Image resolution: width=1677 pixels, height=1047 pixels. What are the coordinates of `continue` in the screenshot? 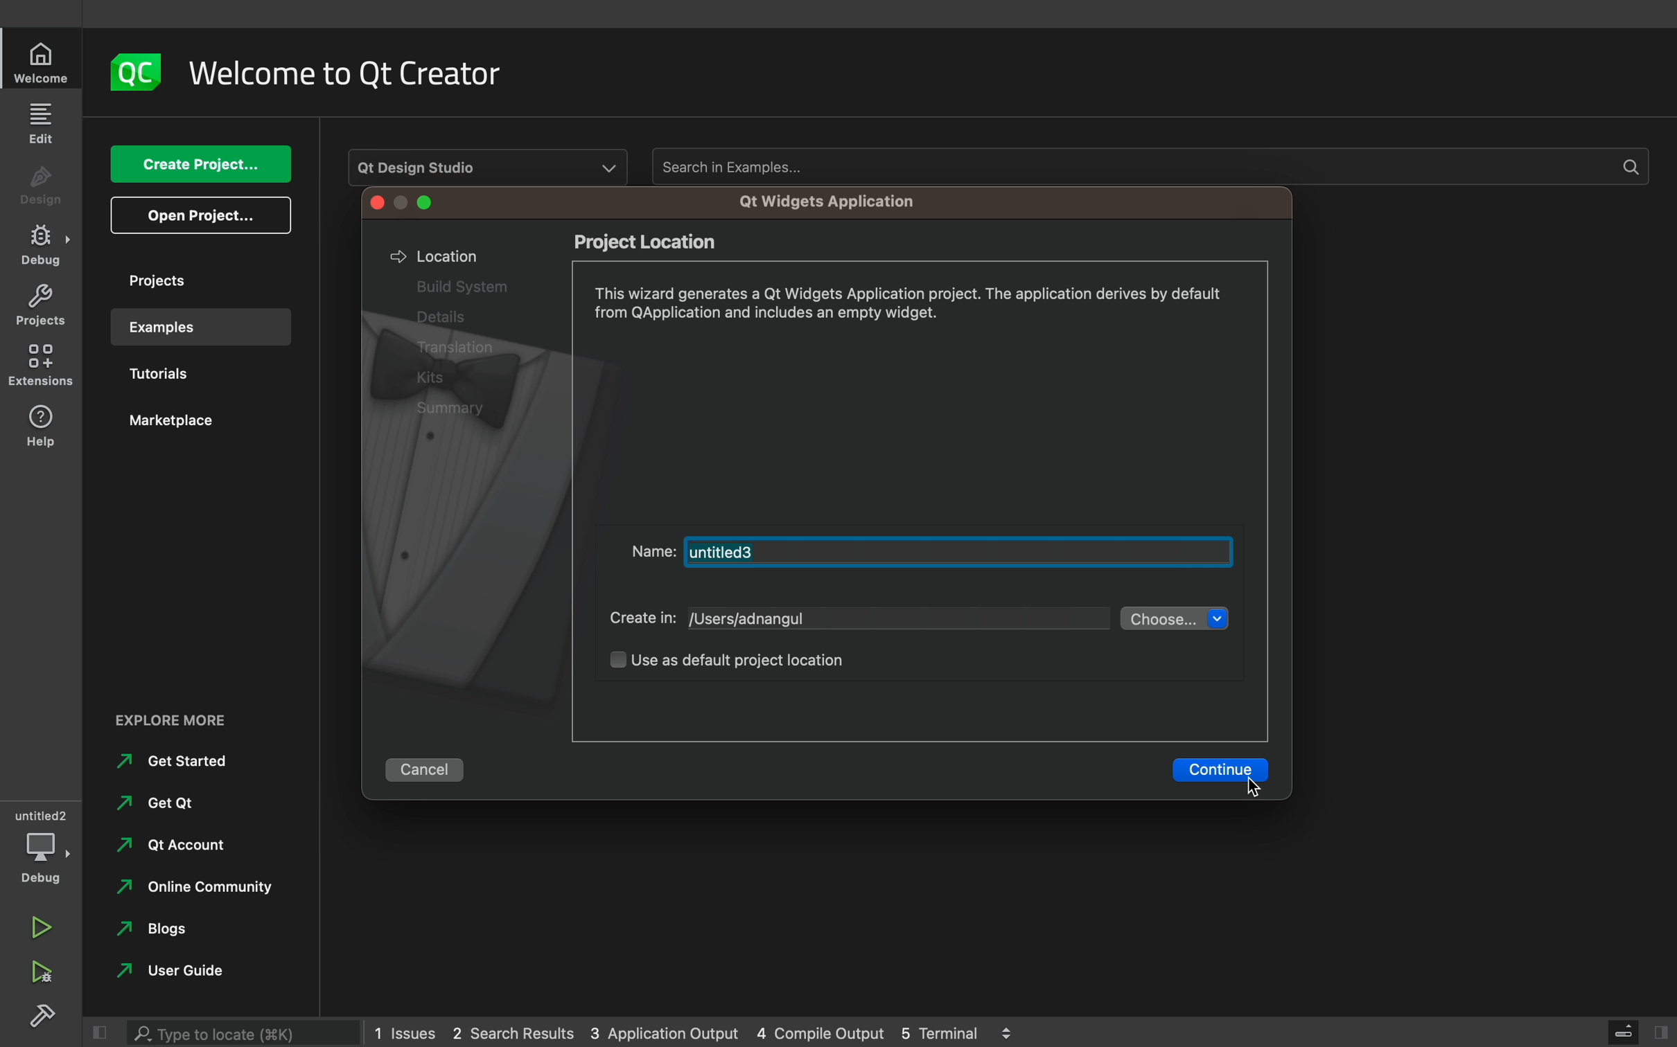 It's located at (1216, 768).